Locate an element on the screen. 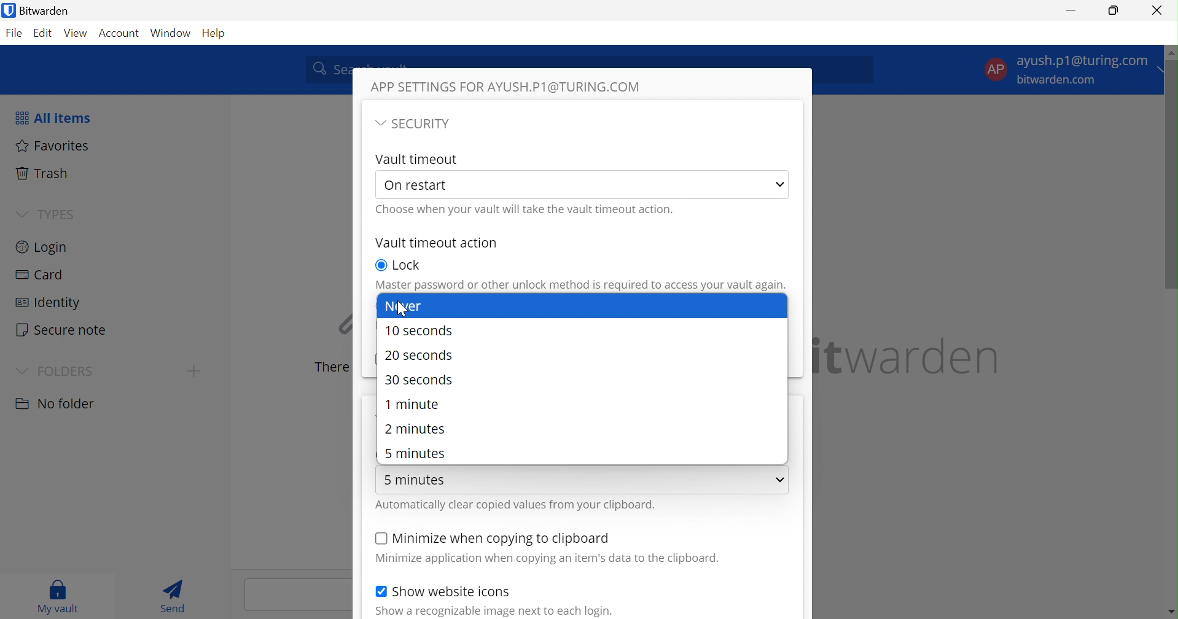 This screenshot has height=619, width=1178. FOLDERS is located at coordinates (65, 373).